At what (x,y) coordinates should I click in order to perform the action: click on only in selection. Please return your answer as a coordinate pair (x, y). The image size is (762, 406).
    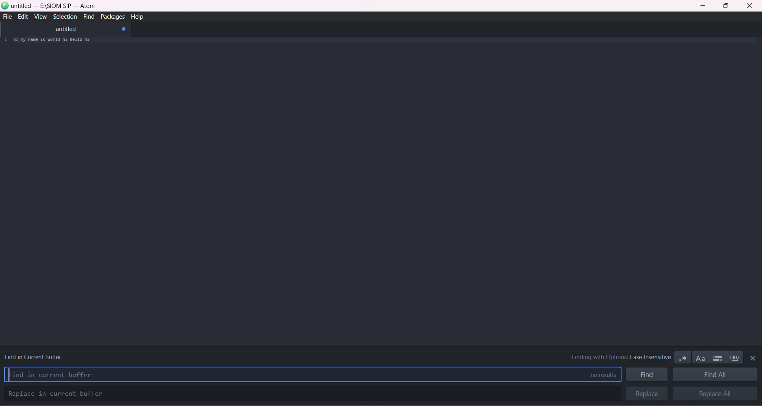
    Looking at the image, I should click on (716, 357).